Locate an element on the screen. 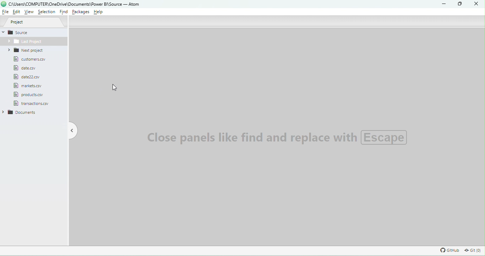 Image resolution: width=485 pixels, height=256 pixels. Toggle tree view is located at coordinates (72, 130).